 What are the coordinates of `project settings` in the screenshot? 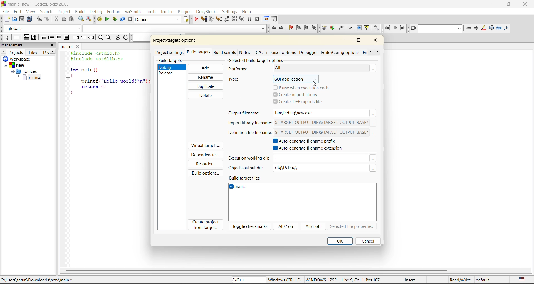 It's located at (170, 52).